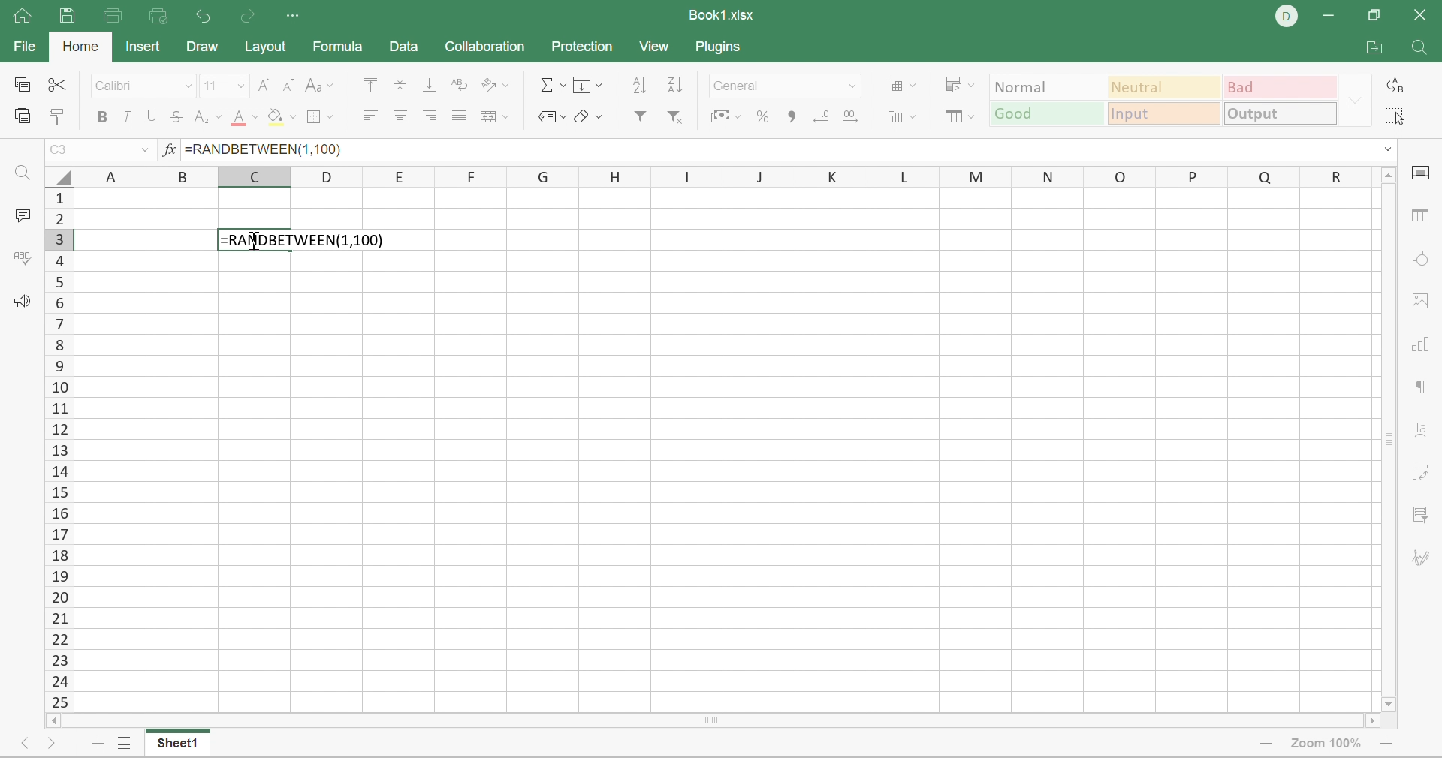 Image resolution: width=1442 pixels, height=758 pixels. I want to click on Zoom Out, so click(1268, 744).